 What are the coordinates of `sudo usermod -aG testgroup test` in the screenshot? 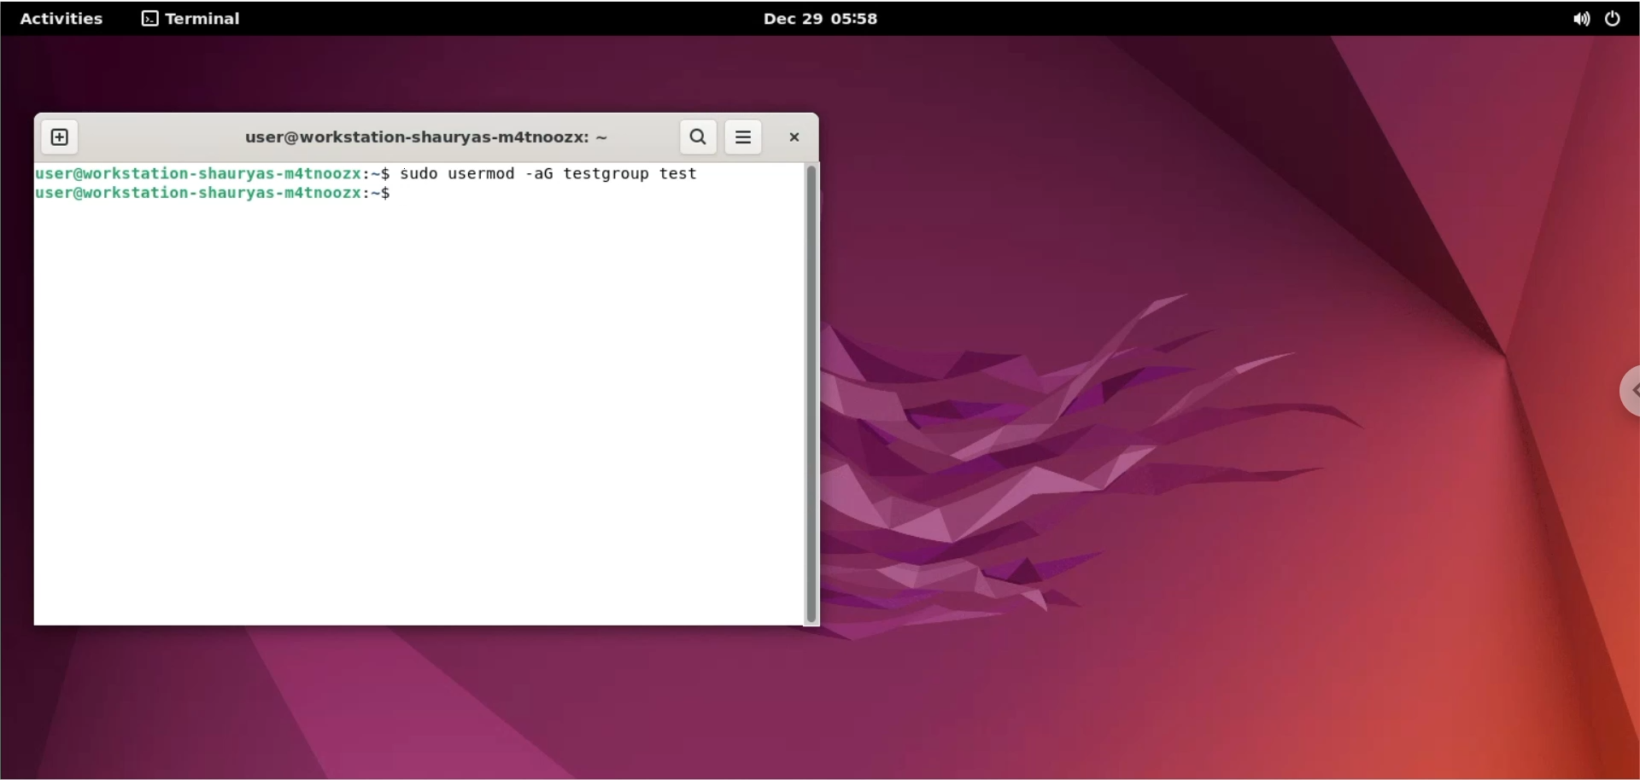 It's located at (567, 173).